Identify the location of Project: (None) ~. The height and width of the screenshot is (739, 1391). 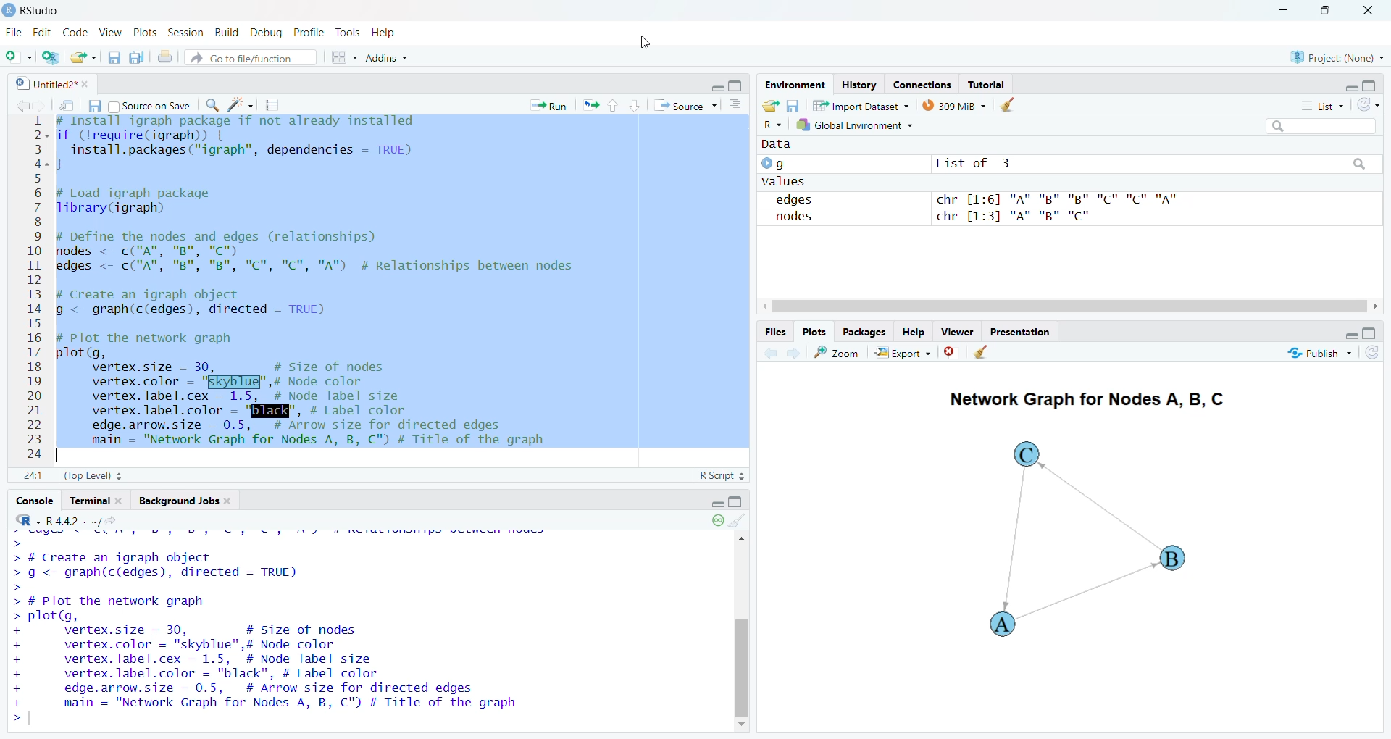
(1337, 57).